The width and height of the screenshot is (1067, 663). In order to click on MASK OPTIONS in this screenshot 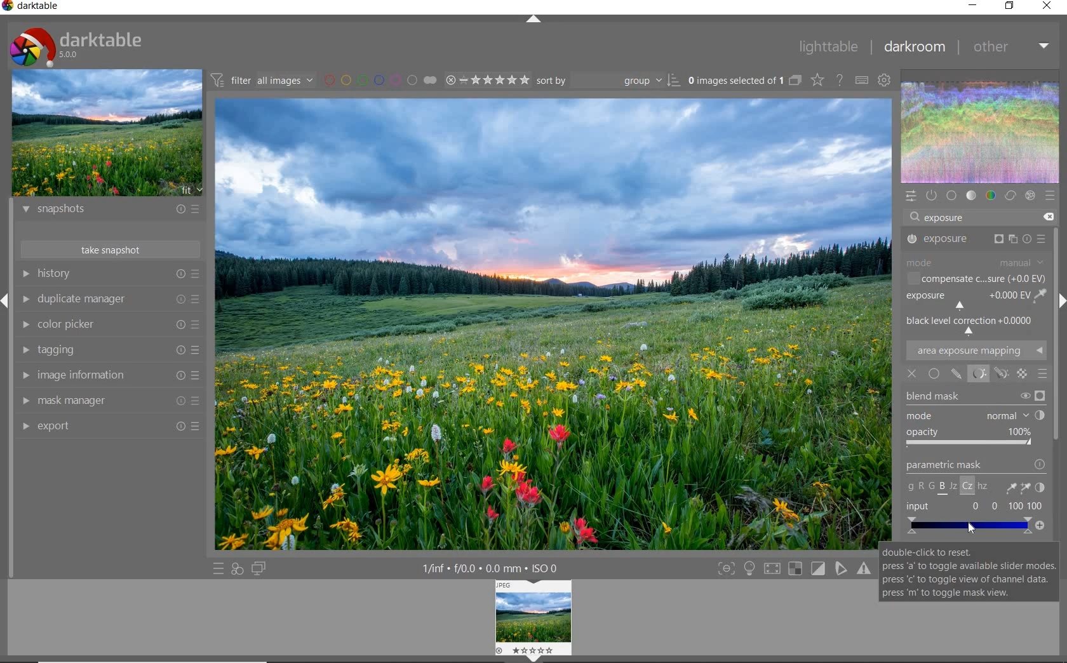, I will do `click(989, 374)`.